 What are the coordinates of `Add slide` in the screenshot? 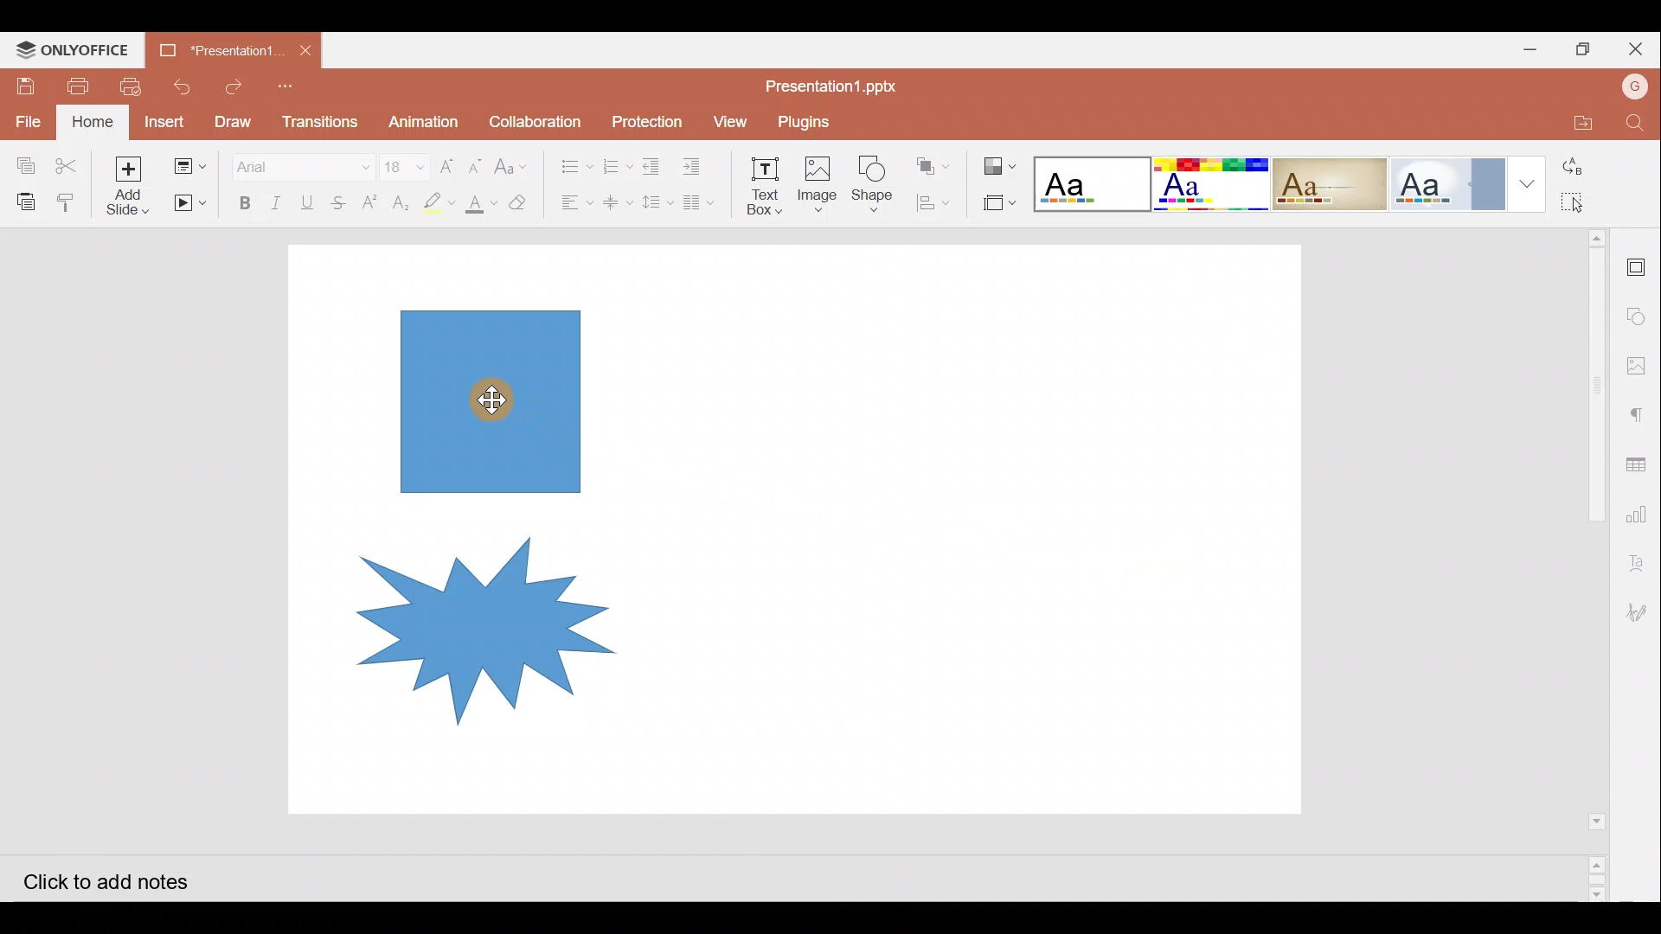 It's located at (127, 184).